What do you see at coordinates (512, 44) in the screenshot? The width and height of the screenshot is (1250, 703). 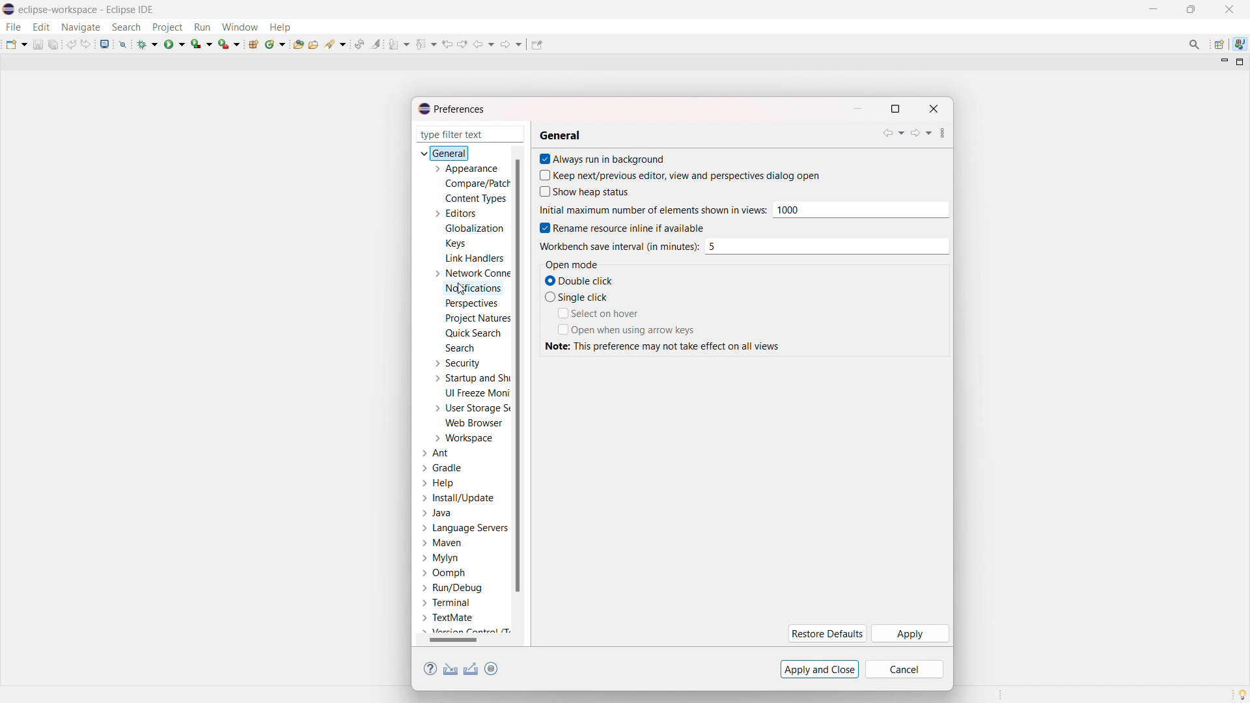 I see `foreward` at bounding box center [512, 44].